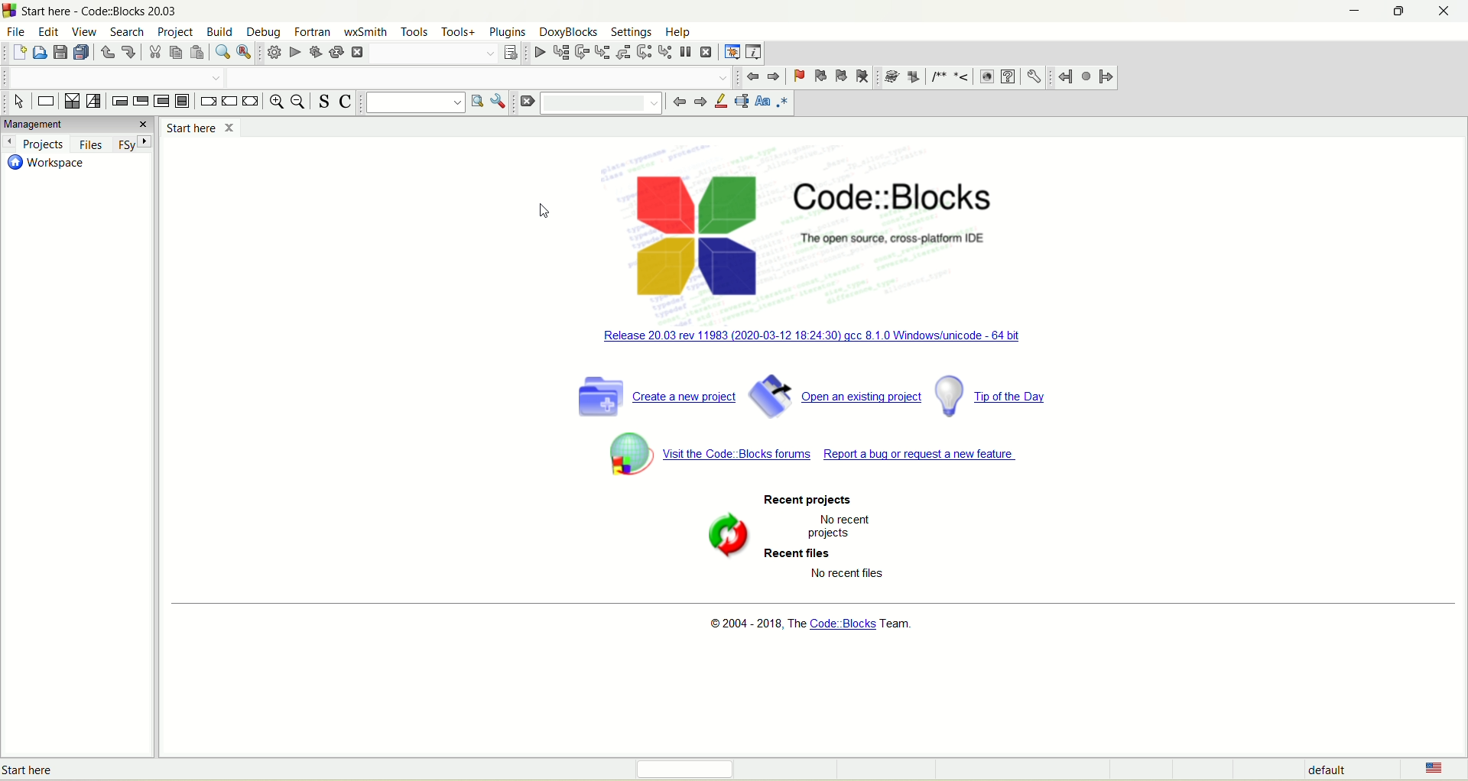 Image resolution: width=1468 pixels, height=781 pixels. Describe the element at coordinates (842, 76) in the screenshot. I see `next bookmark` at that location.